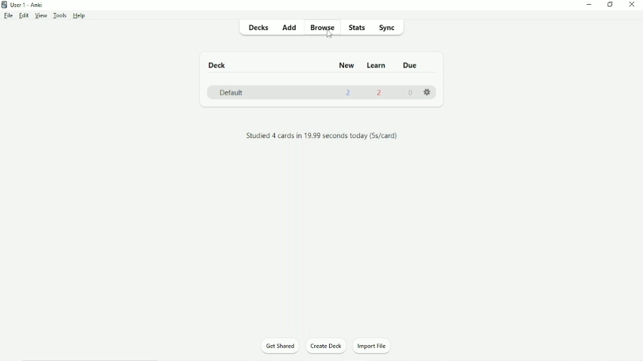 The width and height of the screenshot is (643, 361). What do you see at coordinates (389, 28) in the screenshot?
I see `Sync` at bounding box center [389, 28].